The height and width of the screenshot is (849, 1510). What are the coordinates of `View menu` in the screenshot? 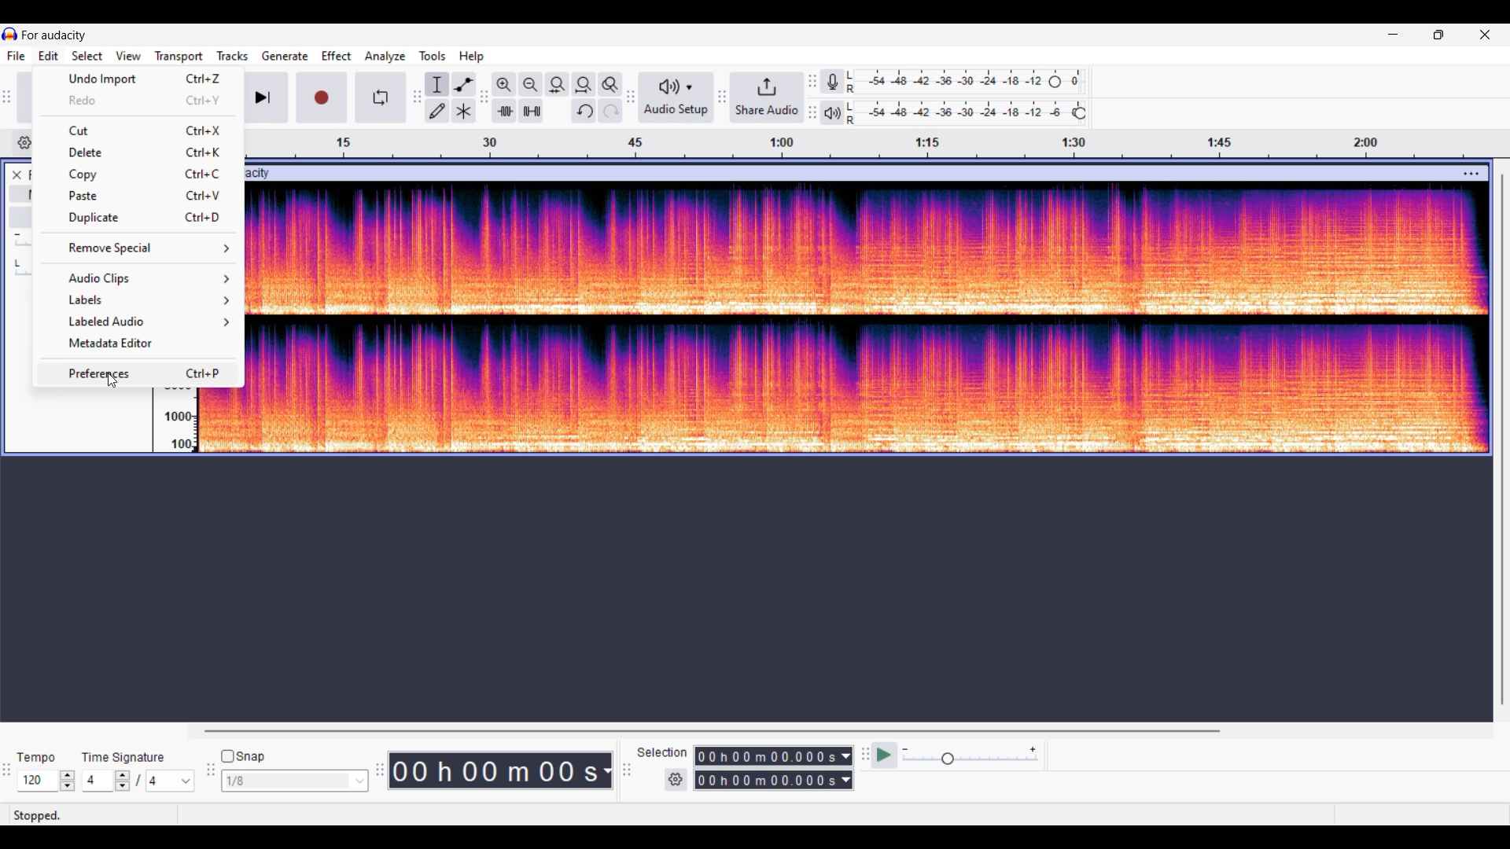 It's located at (128, 56).